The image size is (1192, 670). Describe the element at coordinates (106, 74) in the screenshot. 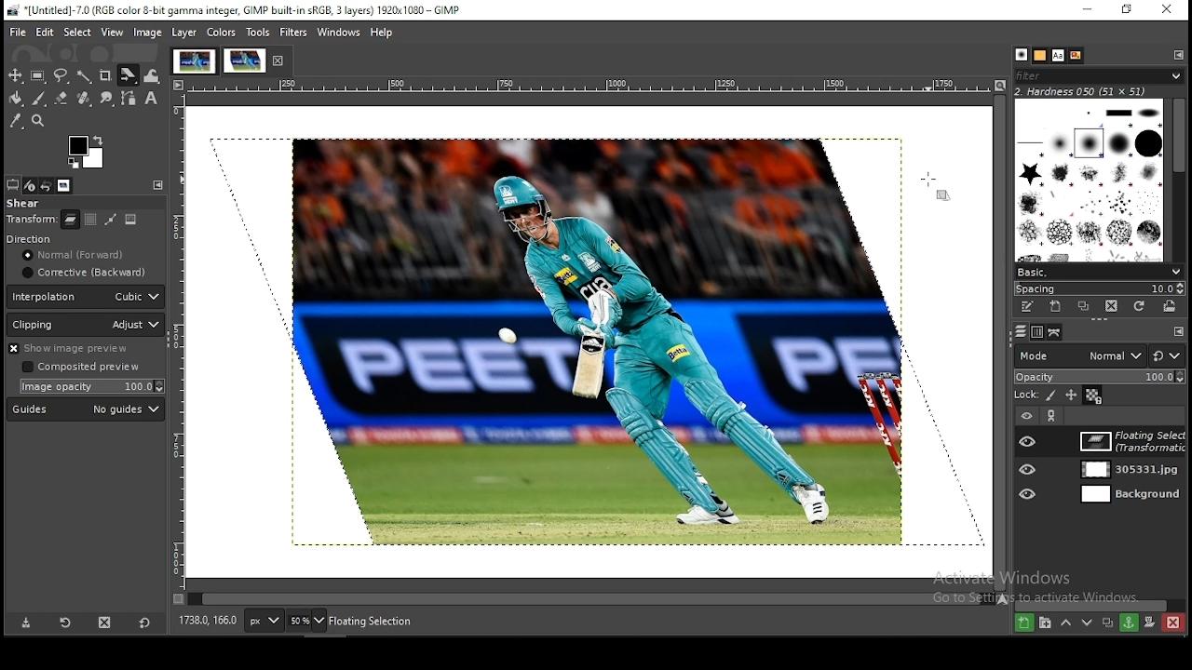

I see `crop` at that location.